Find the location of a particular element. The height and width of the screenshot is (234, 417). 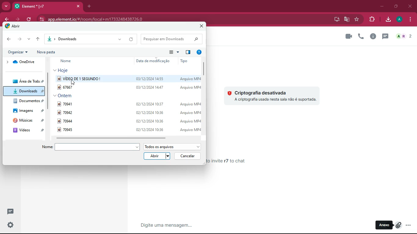

70945 02/12/2024 10:36 arquivo mp4 is located at coordinates (128, 130).